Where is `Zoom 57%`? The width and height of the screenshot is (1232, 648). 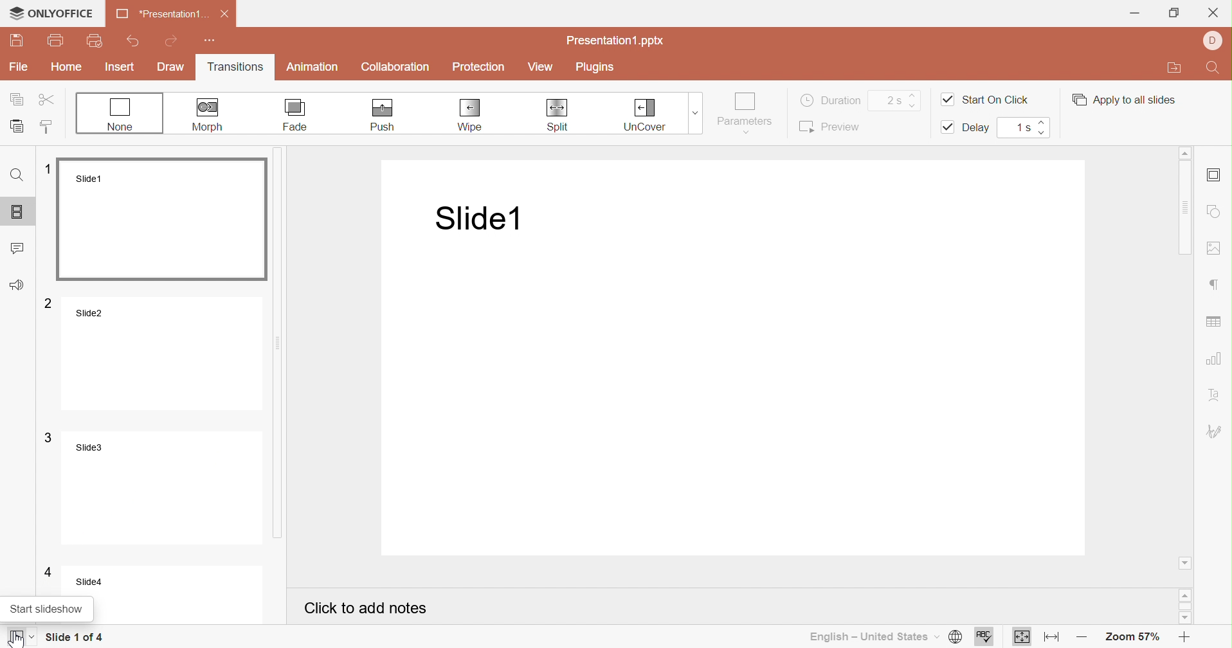
Zoom 57% is located at coordinates (1134, 639).